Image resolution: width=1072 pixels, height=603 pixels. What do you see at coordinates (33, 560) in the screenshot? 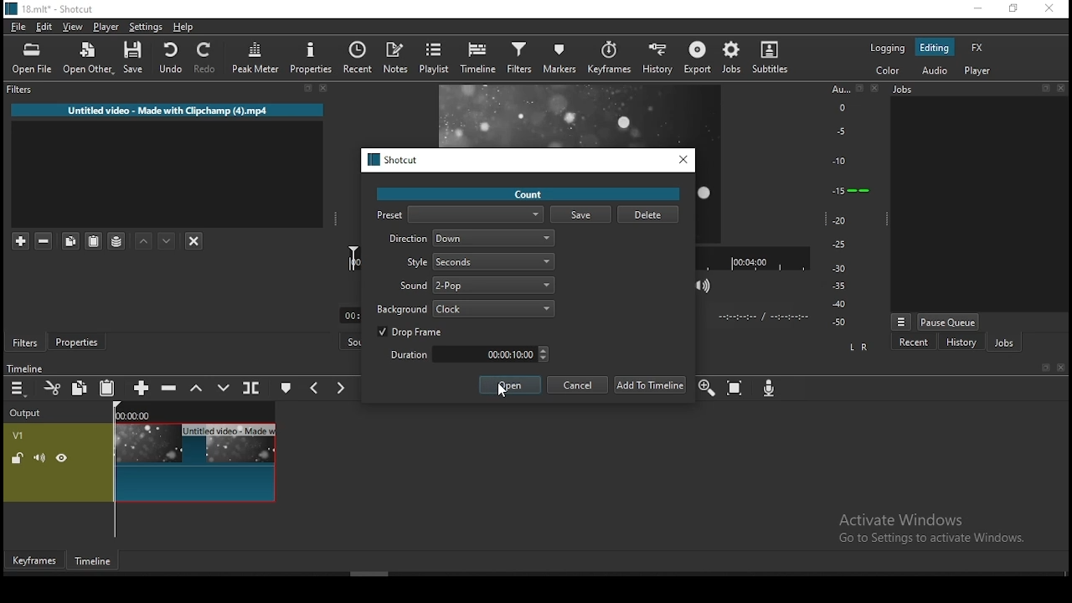
I see `Keyframes` at bounding box center [33, 560].